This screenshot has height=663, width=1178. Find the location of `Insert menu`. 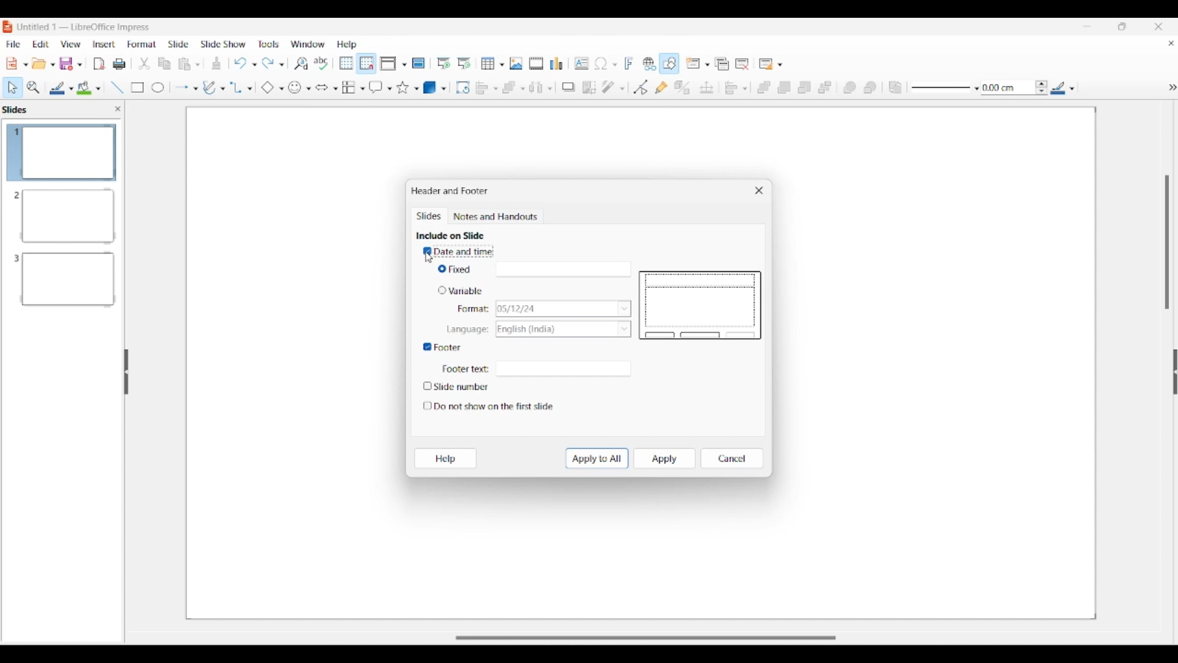

Insert menu is located at coordinates (104, 45).